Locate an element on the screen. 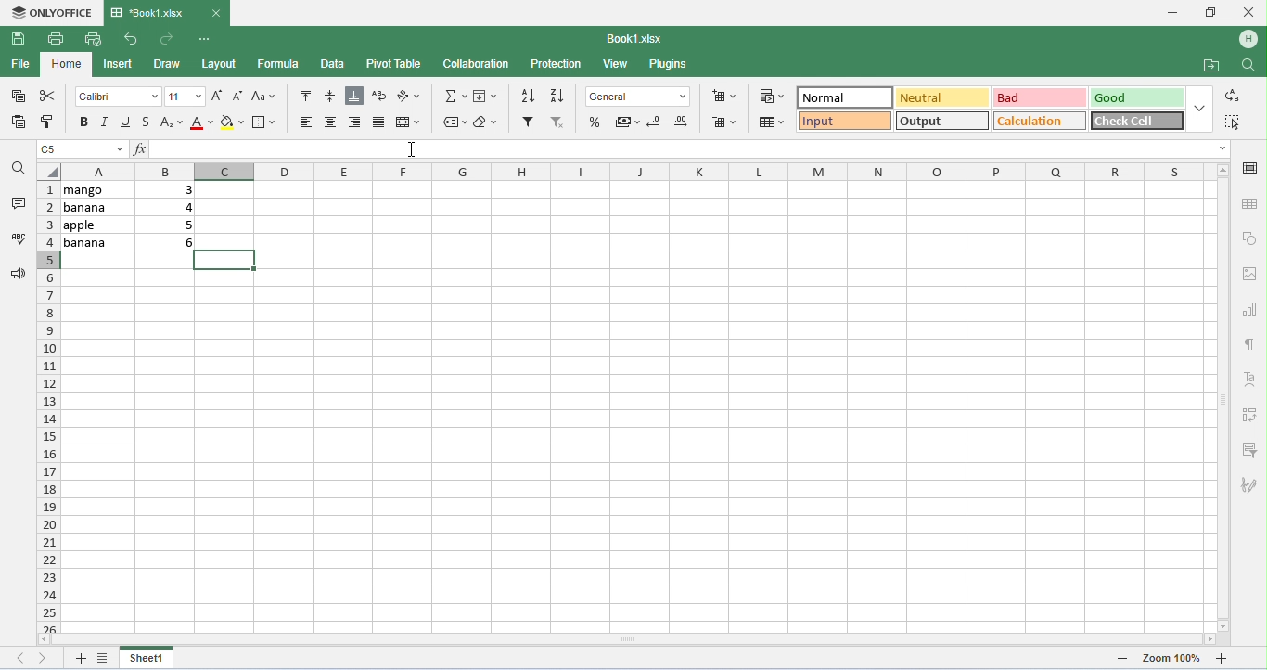 The width and height of the screenshot is (1267, 670). plugins is located at coordinates (670, 65).